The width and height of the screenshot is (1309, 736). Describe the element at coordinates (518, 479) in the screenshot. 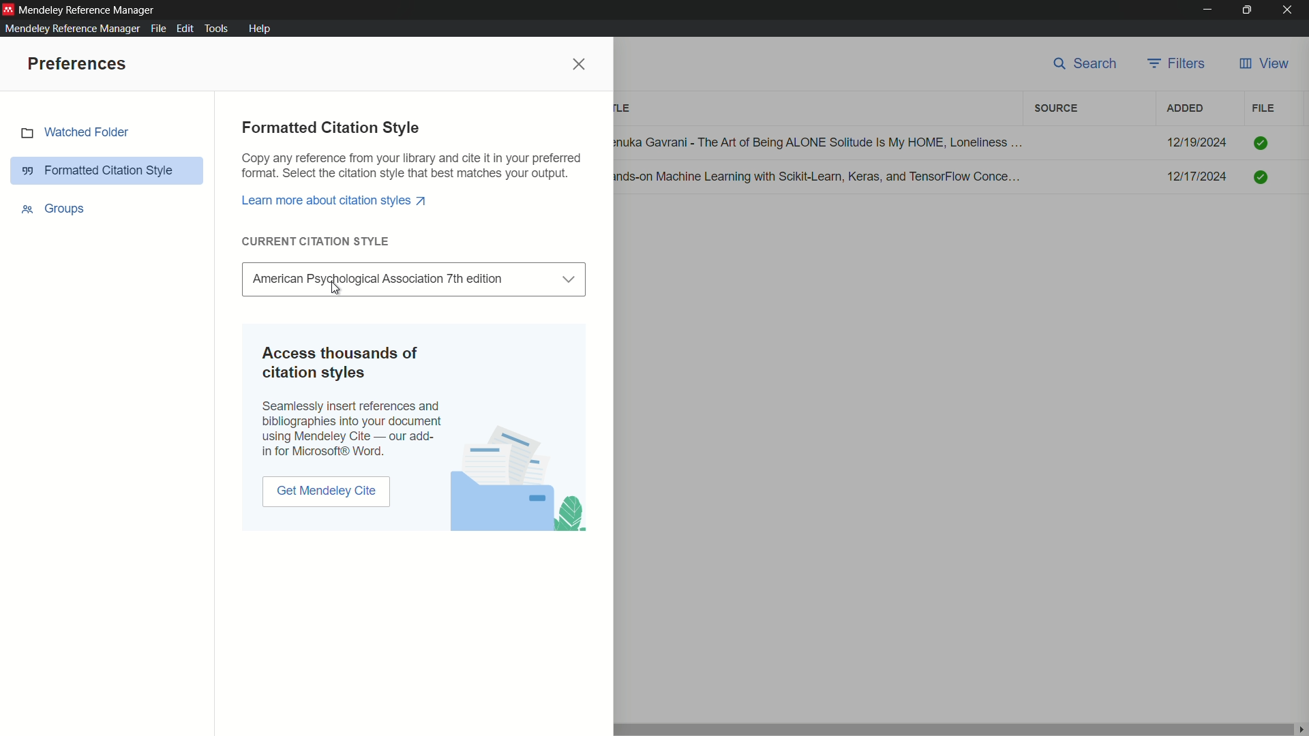

I see `photo` at that location.